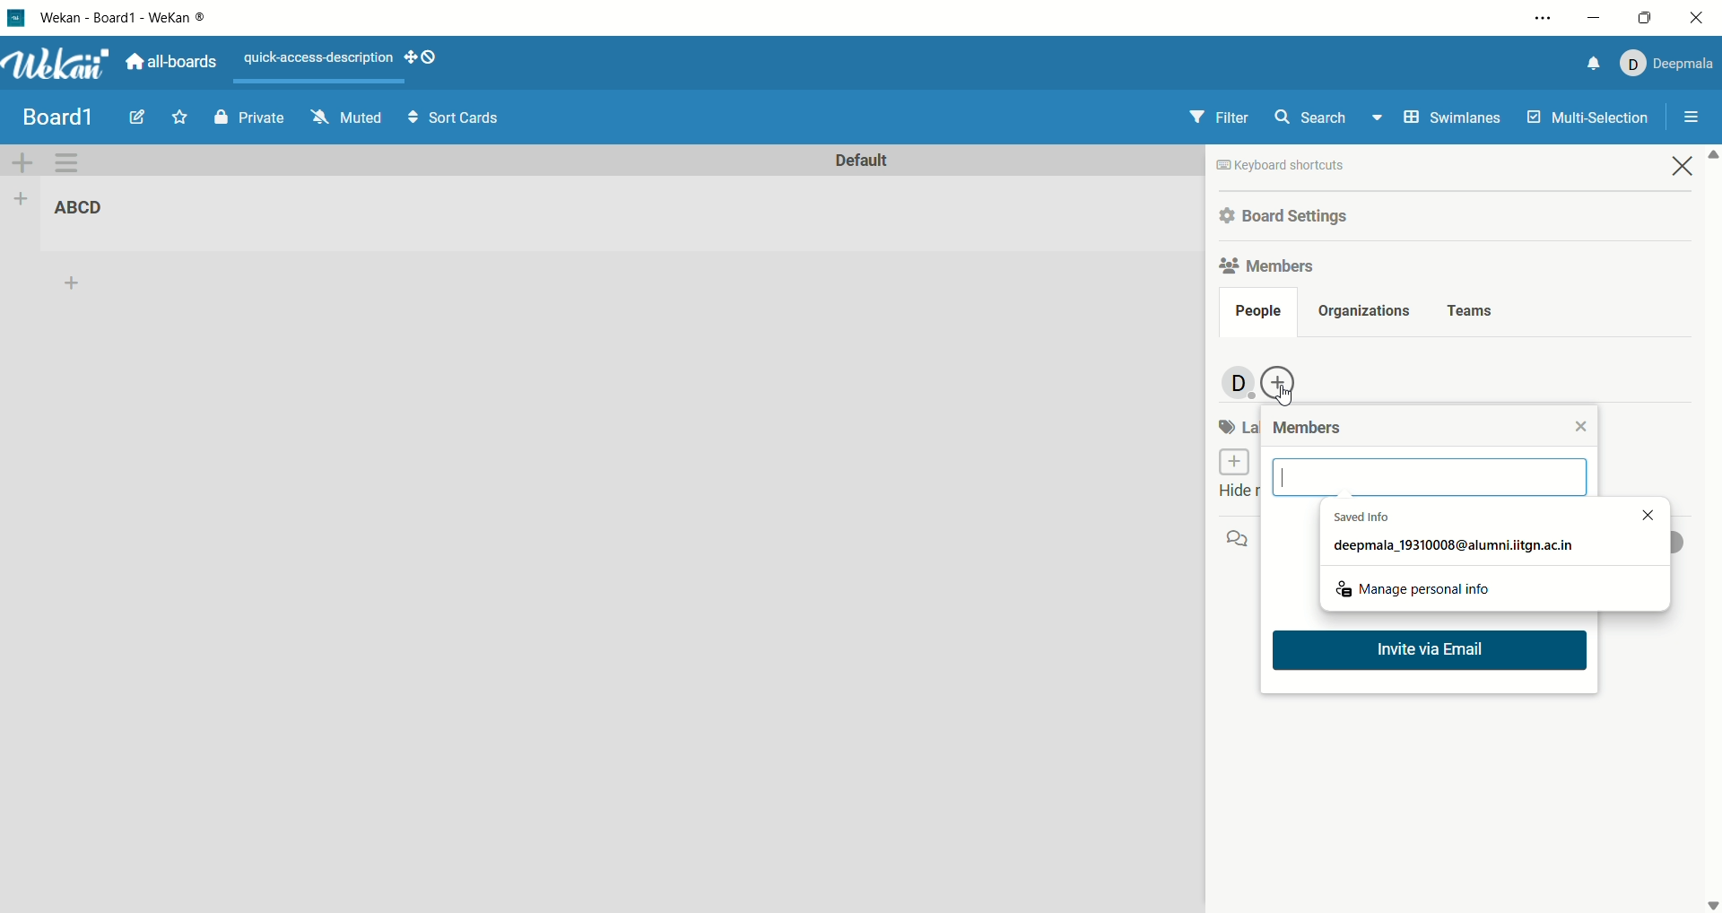 The height and width of the screenshot is (913, 1722). I want to click on maximize, so click(1644, 18).